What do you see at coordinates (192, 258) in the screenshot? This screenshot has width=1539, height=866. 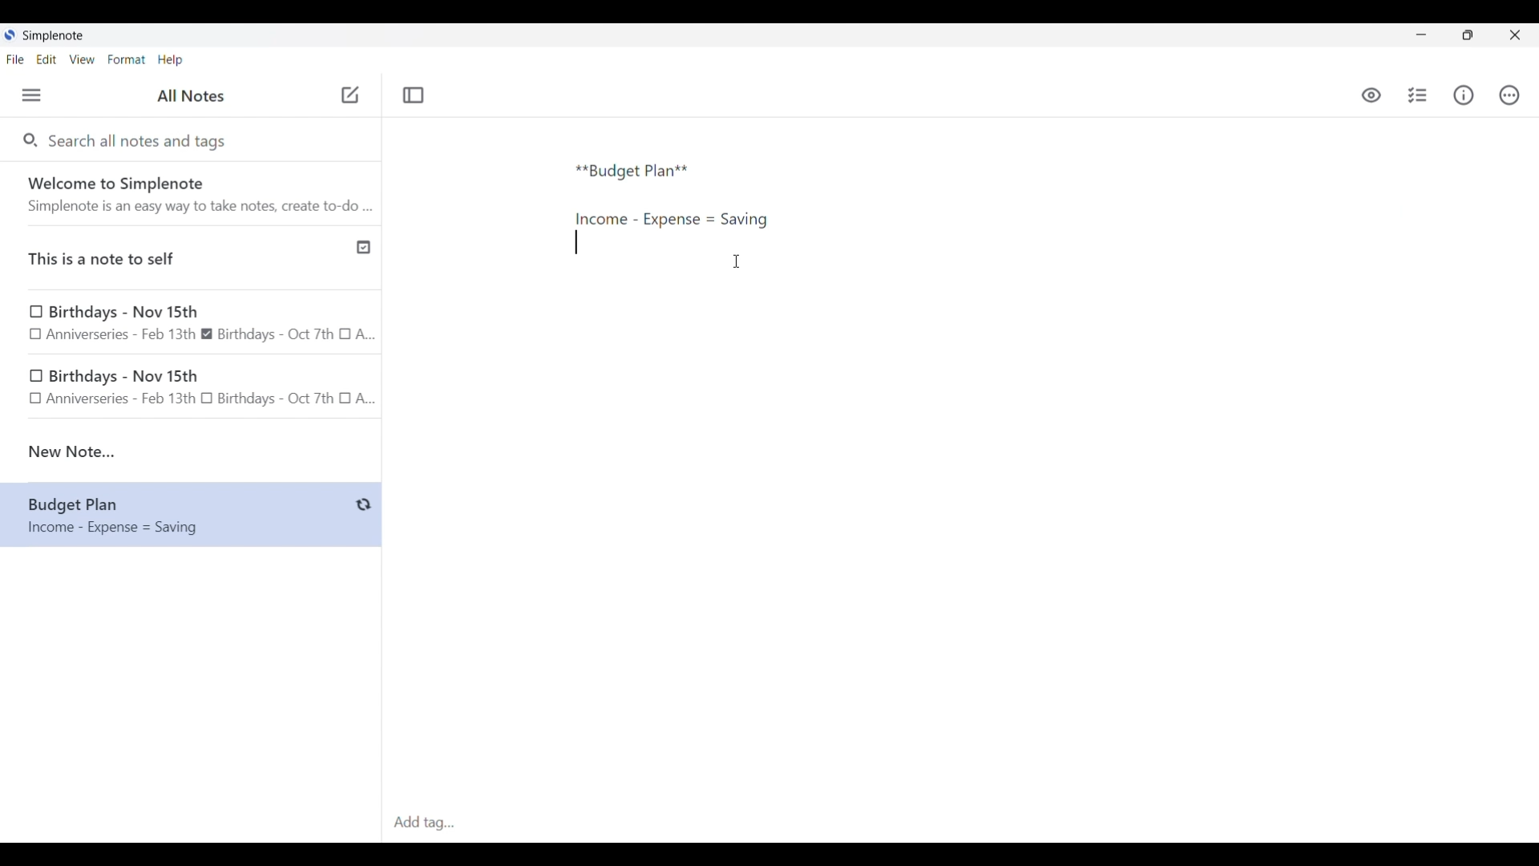 I see `Published note indicated by check icon` at bounding box center [192, 258].